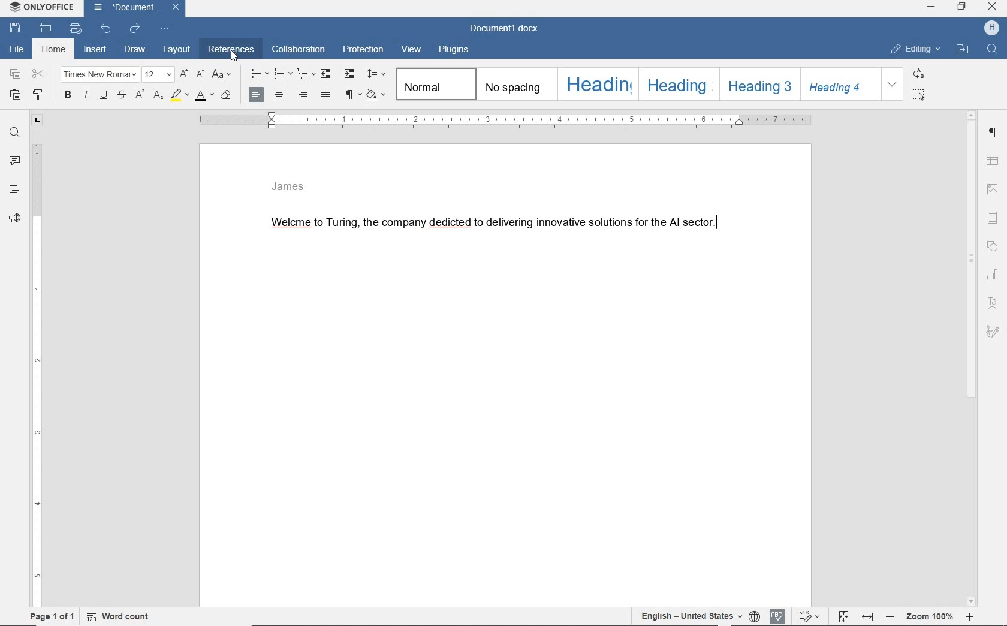 The height and width of the screenshot is (626, 1007). What do you see at coordinates (234, 58) in the screenshot?
I see `mouse pointer` at bounding box center [234, 58].